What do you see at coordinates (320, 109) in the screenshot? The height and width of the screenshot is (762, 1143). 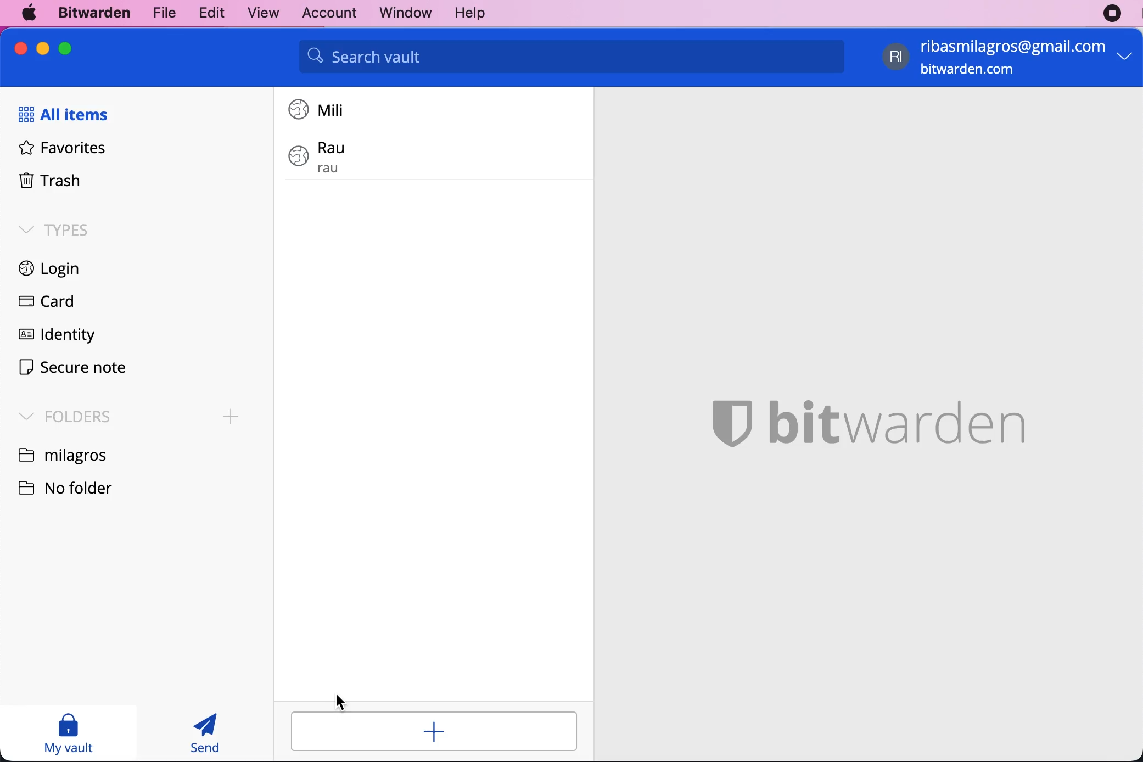 I see `login 1` at bounding box center [320, 109].